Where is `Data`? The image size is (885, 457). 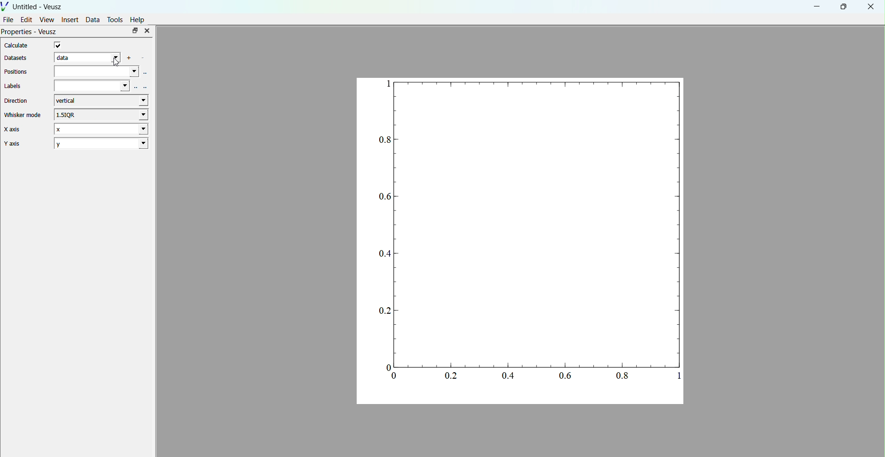 Data is located at coordinates (93, 19).